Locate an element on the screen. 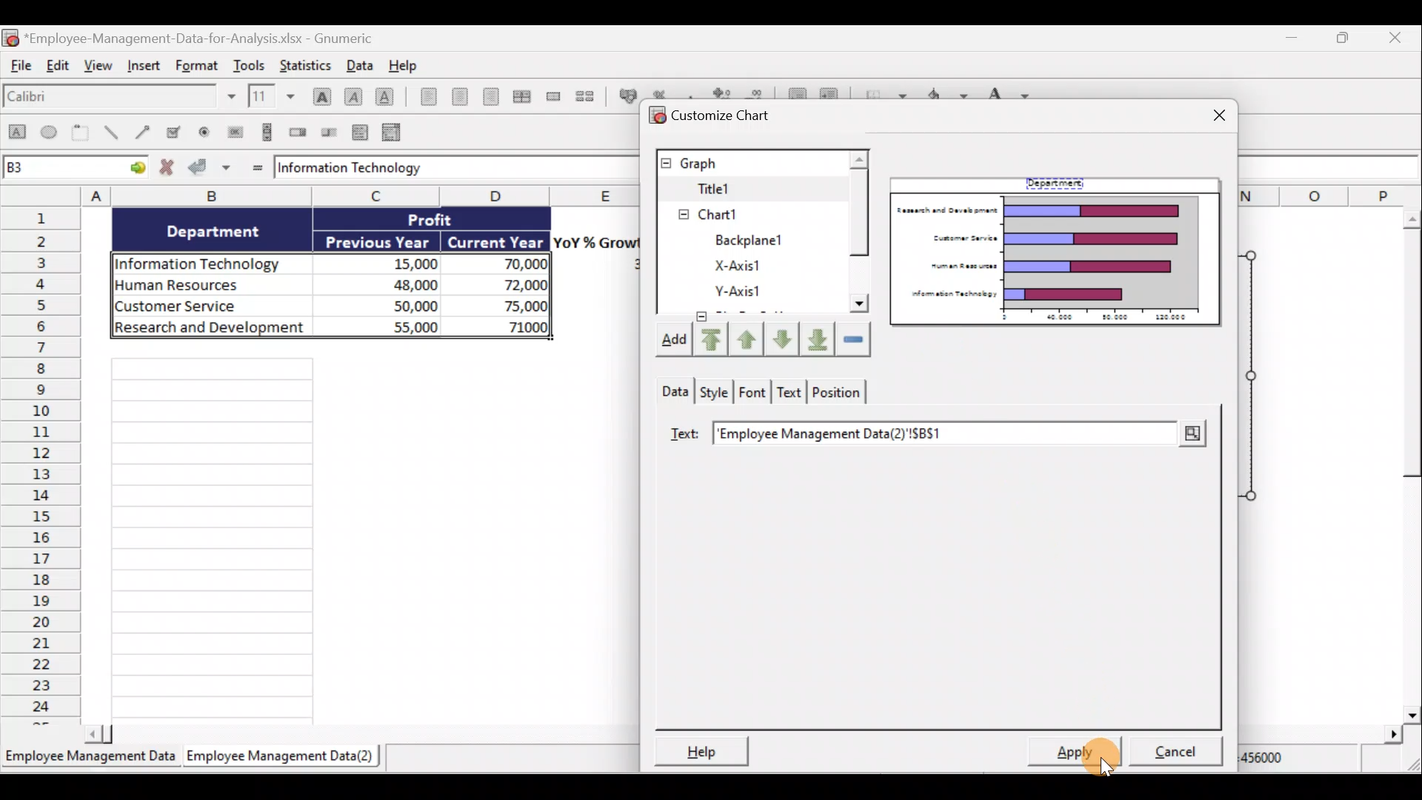 The height and width of the screenshot is (800, 1422). Previous Year is located at coordinates (379, 239).